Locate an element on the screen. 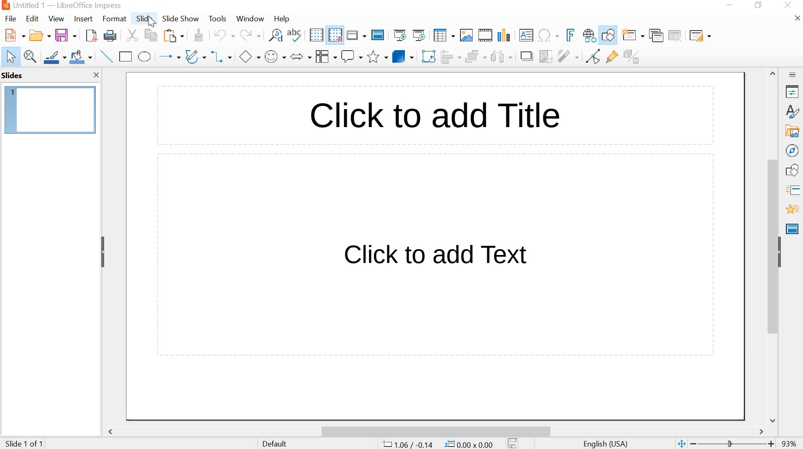  SAVE is located at coordinates (66, 34).